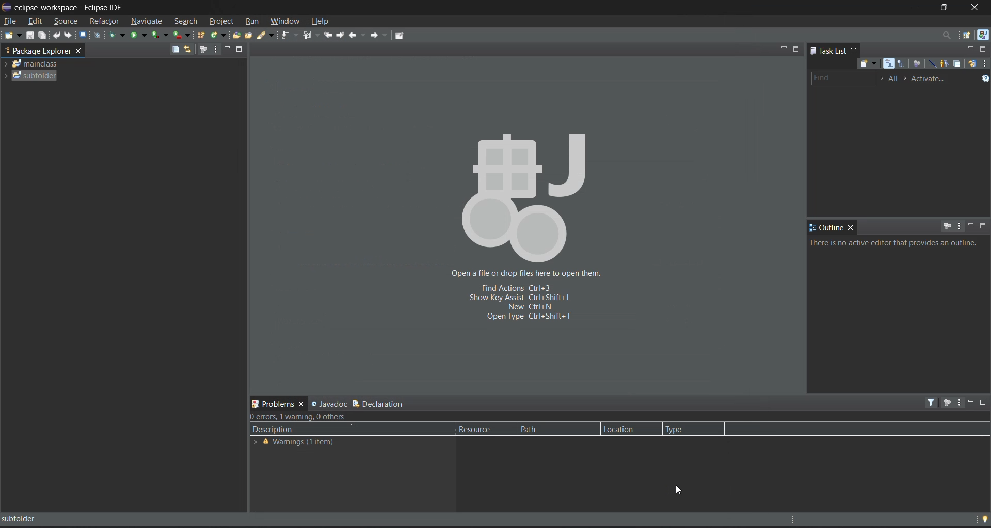 This screenshot has width=991, height=528. What do you see at coordinates (797, 48) in the screenshot?
I see `maximize` at bounding box center [797, 48].